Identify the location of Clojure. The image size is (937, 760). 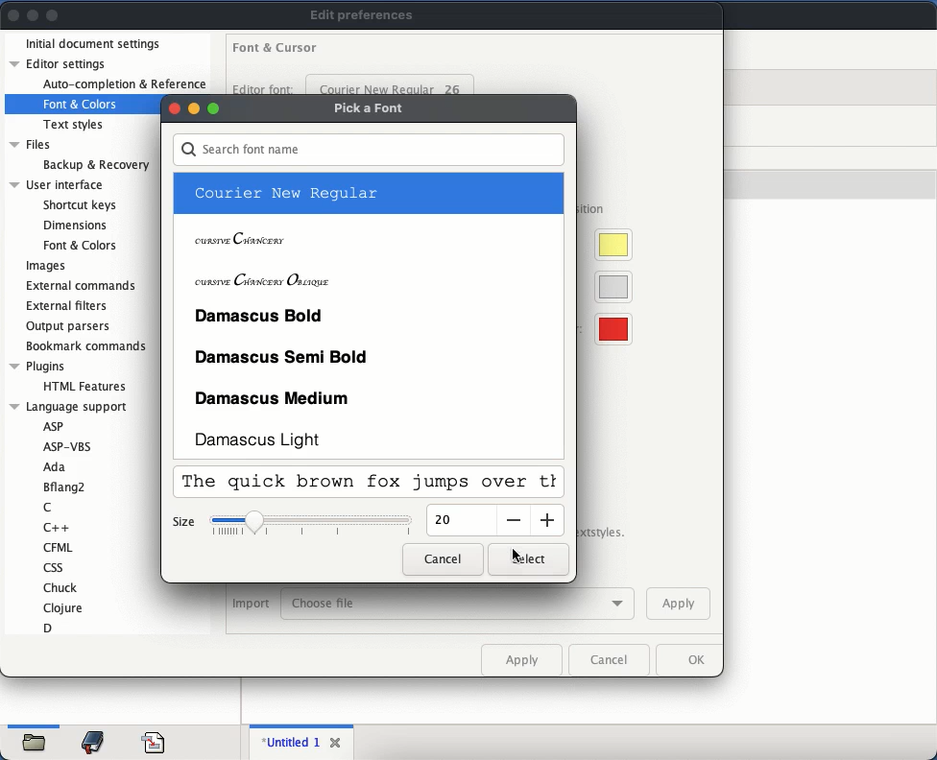
(63, 607).